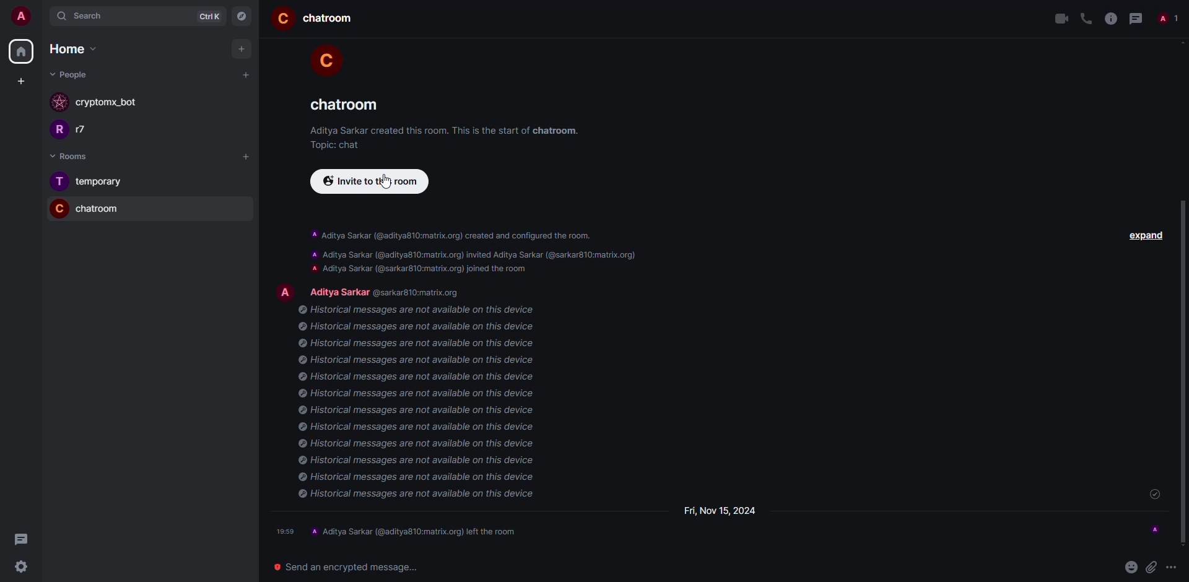  I want to click on scroll bar, so click(1191, 375).